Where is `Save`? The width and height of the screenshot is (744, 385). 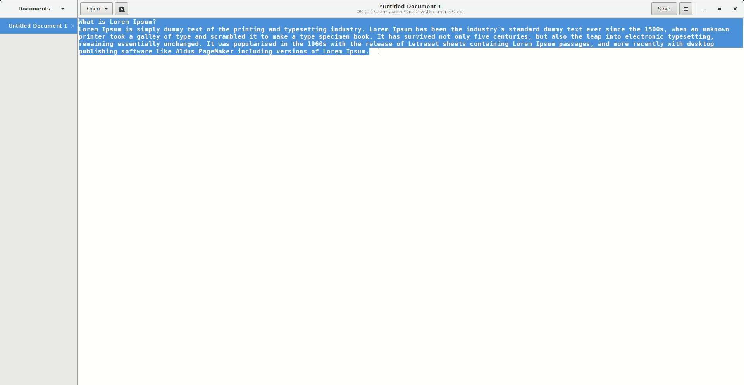
Save is located at coordinates (664, 9).